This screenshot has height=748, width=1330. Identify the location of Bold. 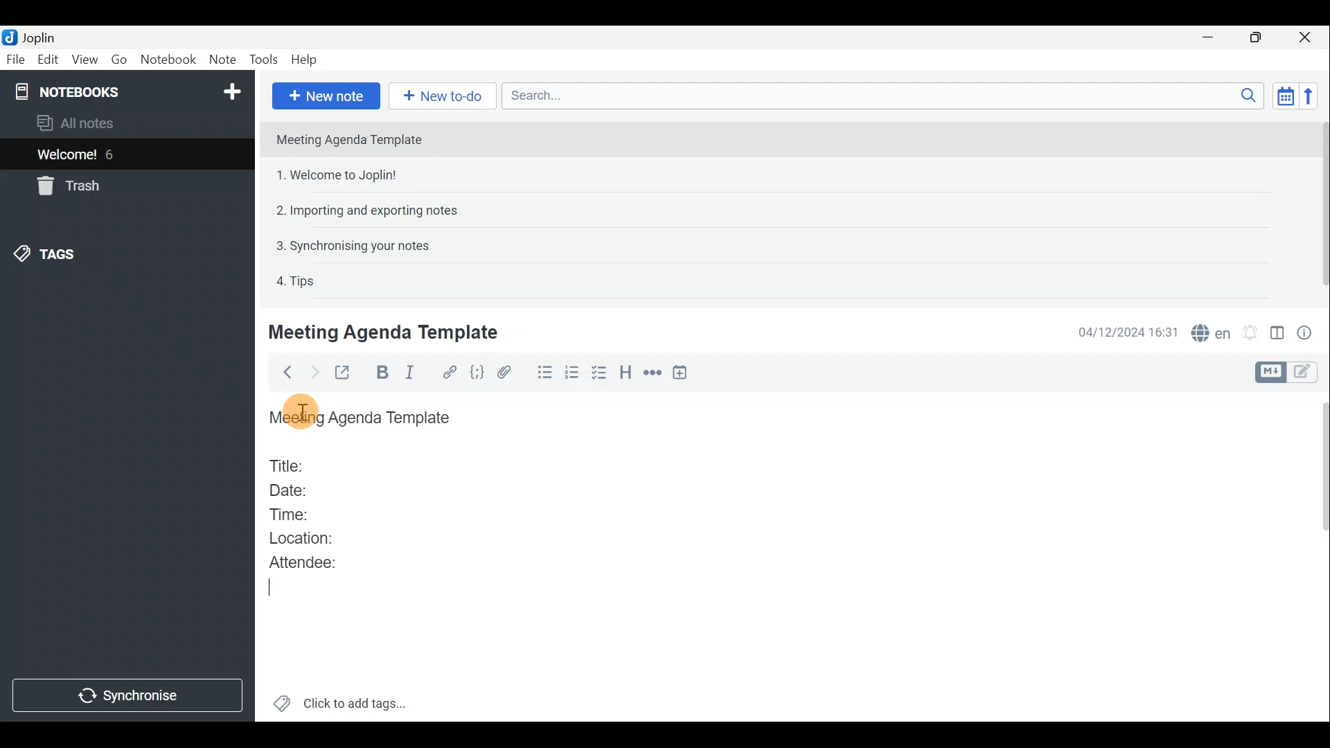
(381, 373).